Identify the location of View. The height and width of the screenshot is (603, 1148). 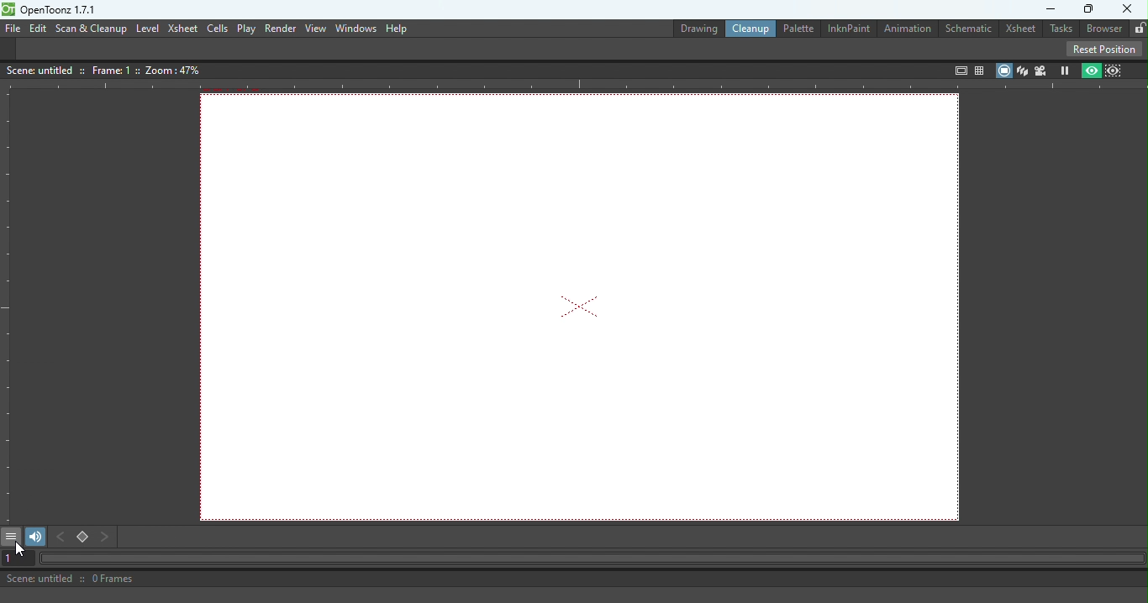
(315, 29).